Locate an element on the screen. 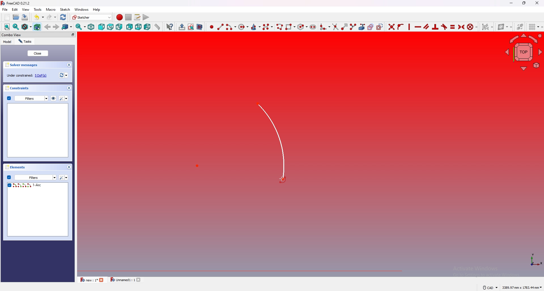 Image resolution: width=544 pixels, height=291 pixels. execute macro is located at coordinates (146, 17).